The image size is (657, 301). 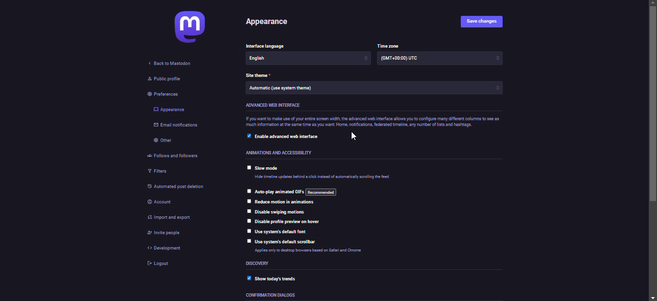 What do you see at coordinates (258, 263) in the screenshot?
I see `discovery` at bounding box center [258, 263].